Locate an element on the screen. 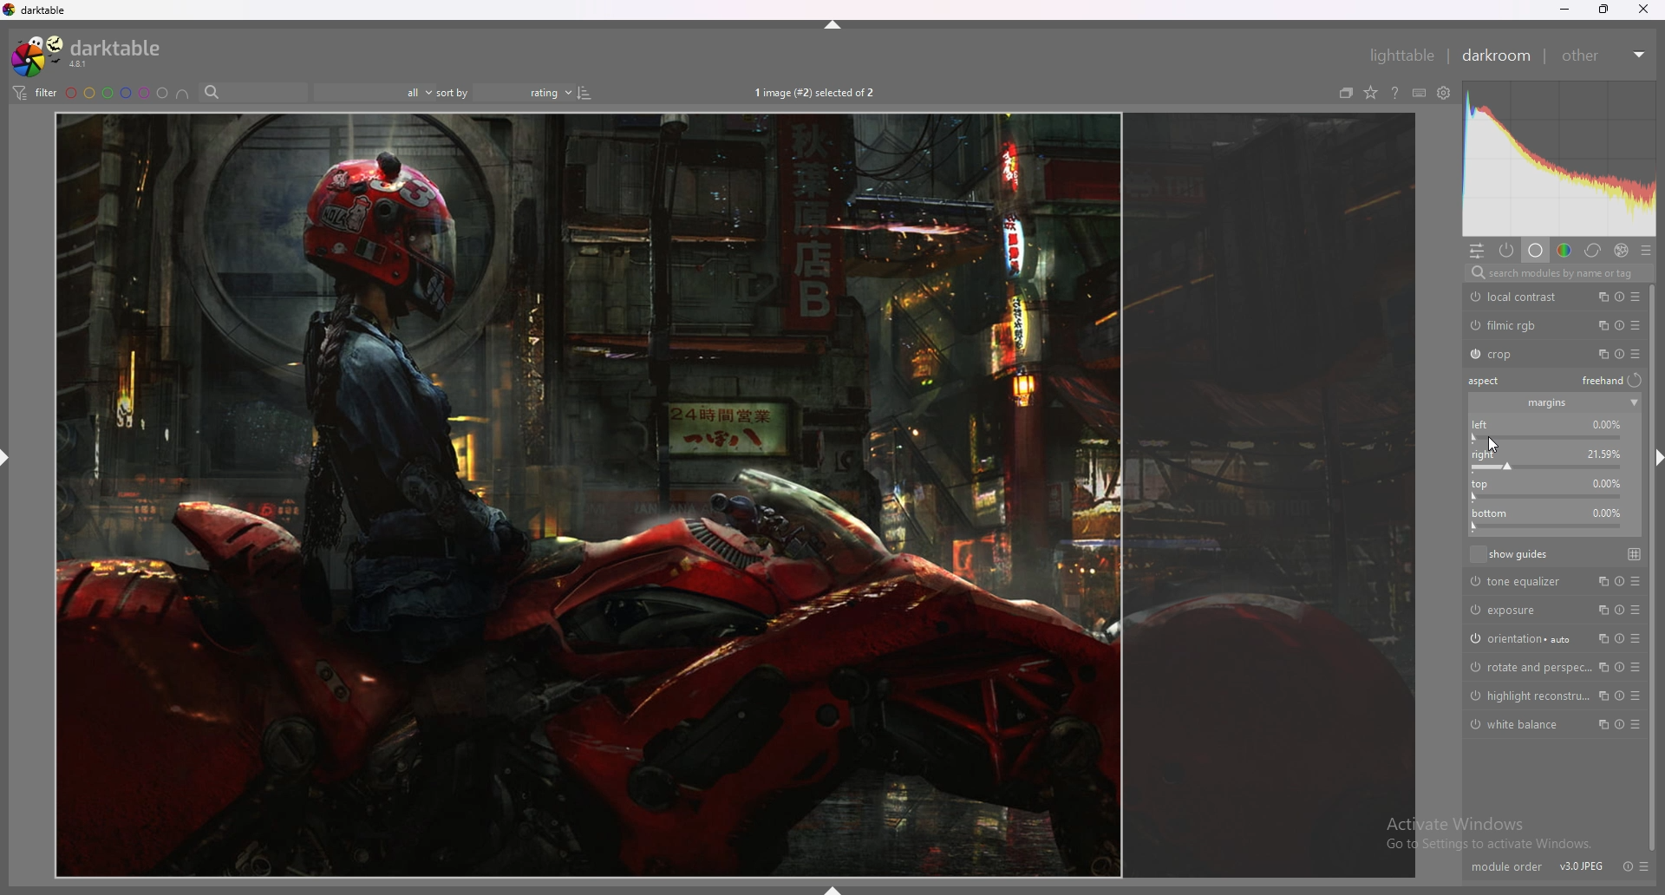  orientation is located at coordinates (1521, 637).